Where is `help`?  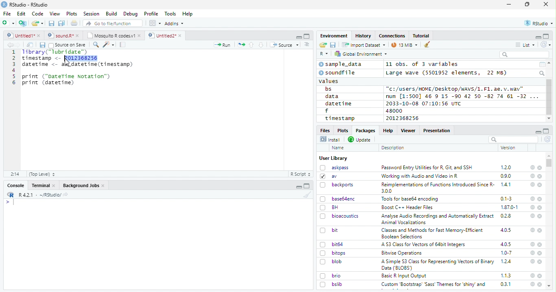 help is located at coordinates (532, 244).